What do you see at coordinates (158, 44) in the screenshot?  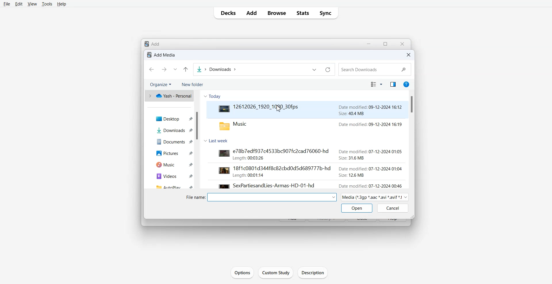 I see `Add` at bounding box center [158, 44].